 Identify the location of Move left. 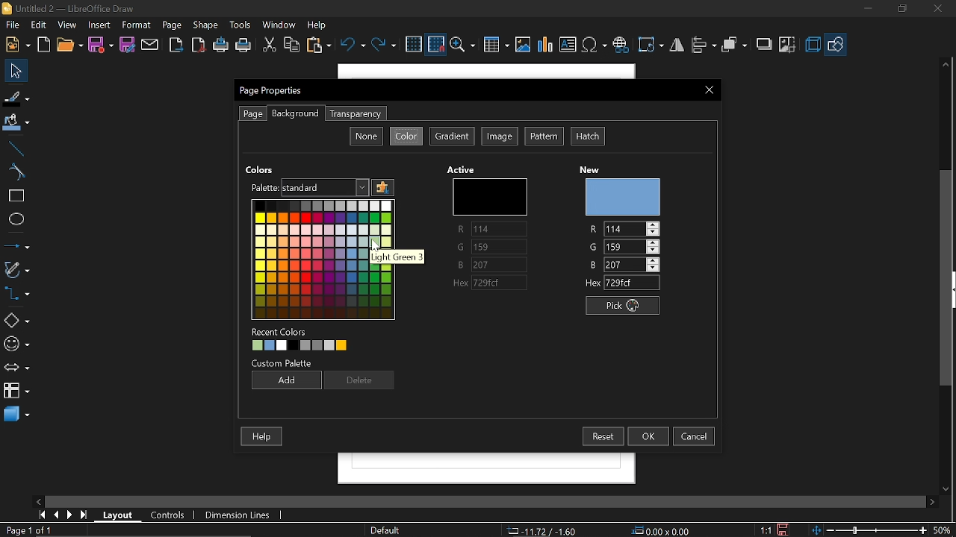
(37, 500).